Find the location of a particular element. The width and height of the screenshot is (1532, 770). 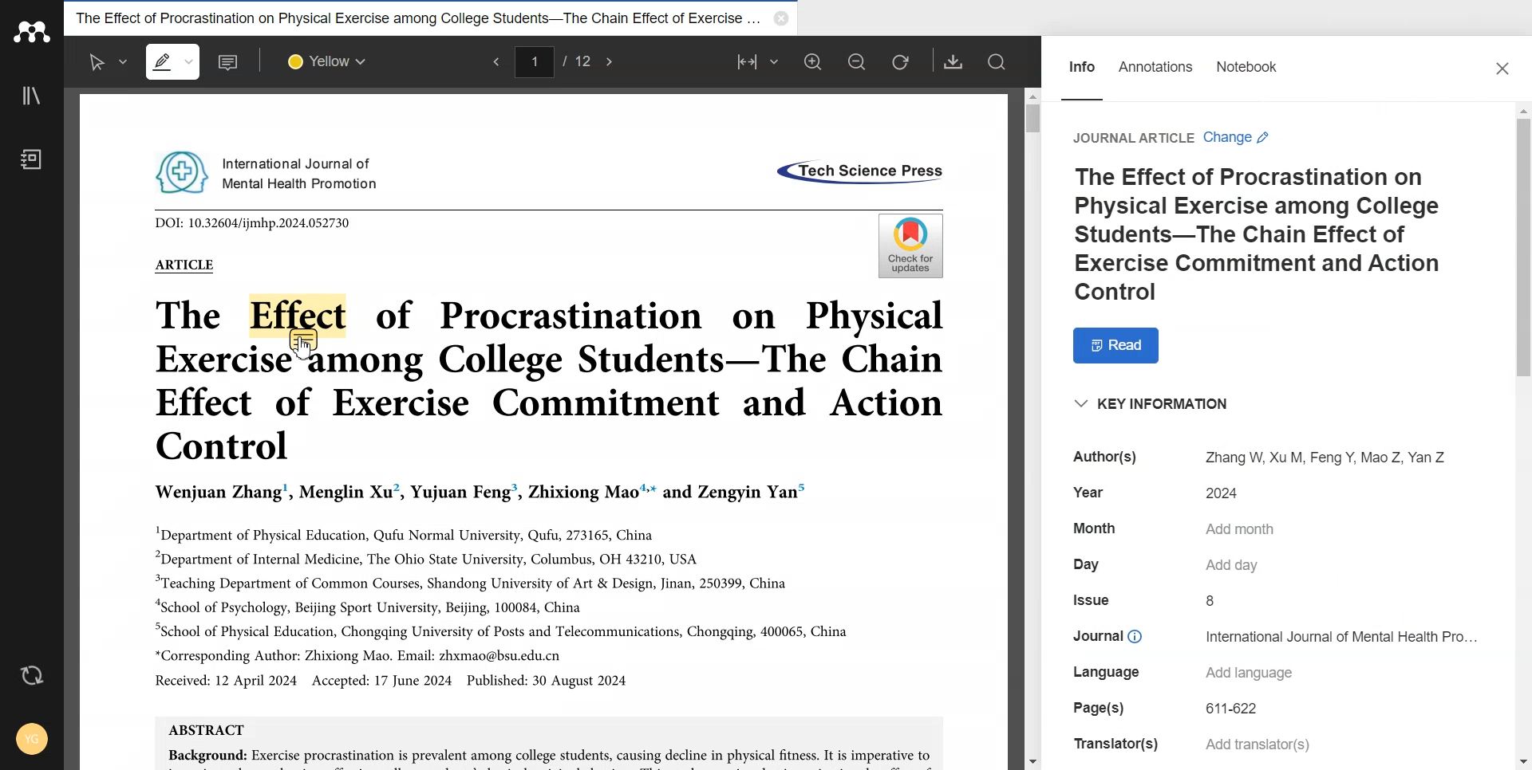

Language Add language is located at coordinates (1183, 674).